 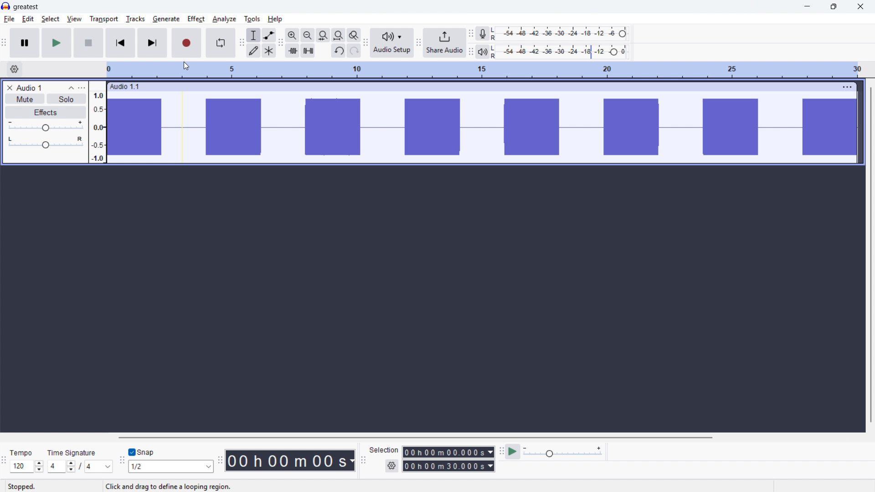 I want to click on recording meter toolbar, so click(x=471, y=34).